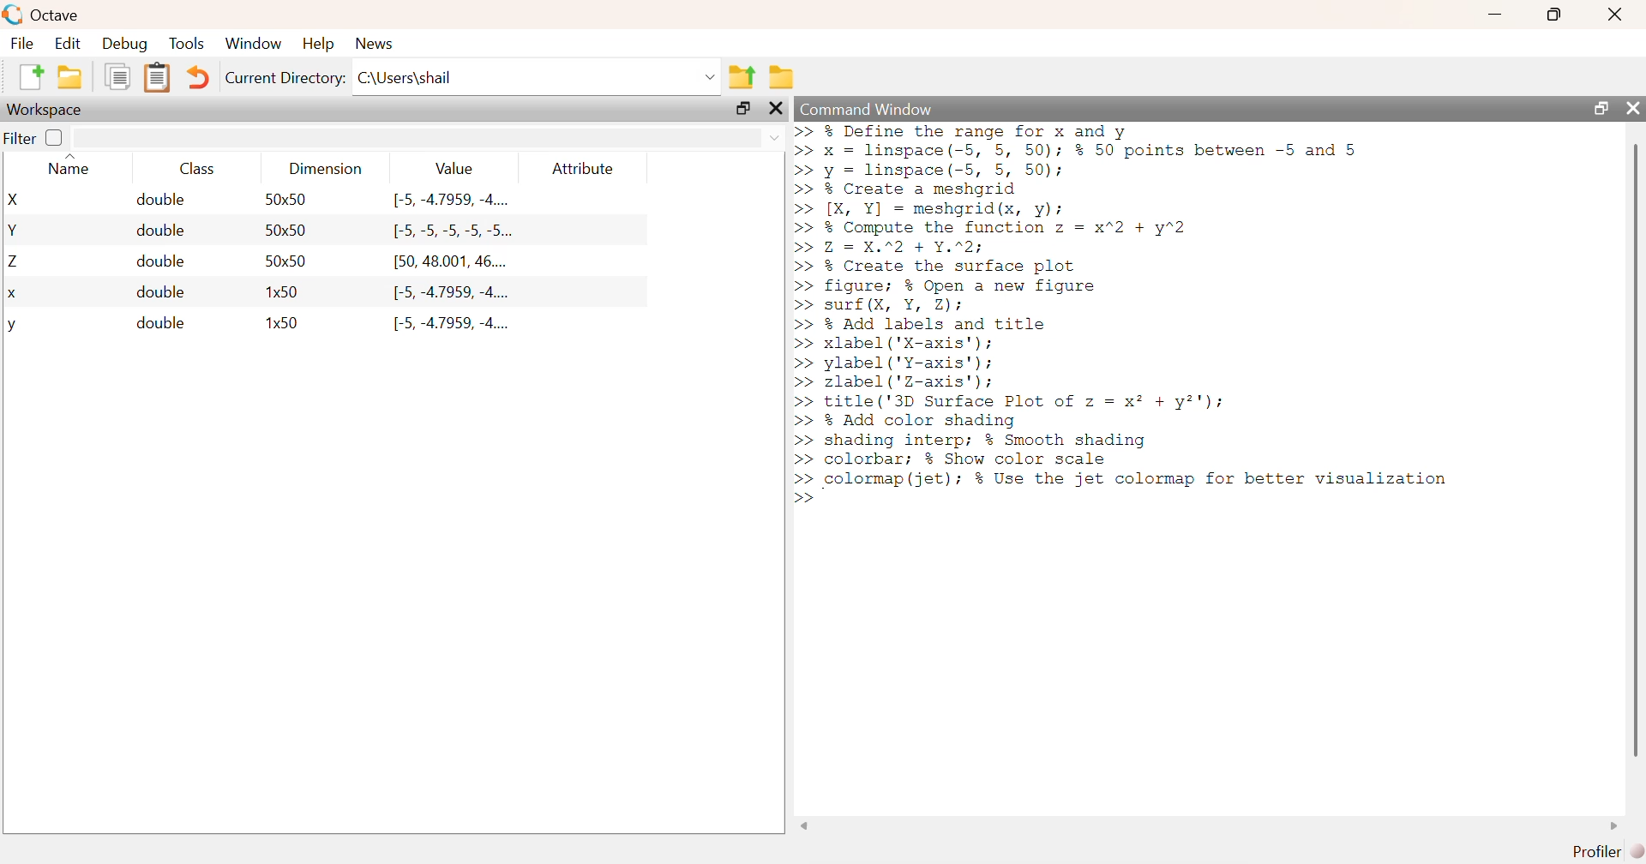  I want to click on double, so click(163, 261).